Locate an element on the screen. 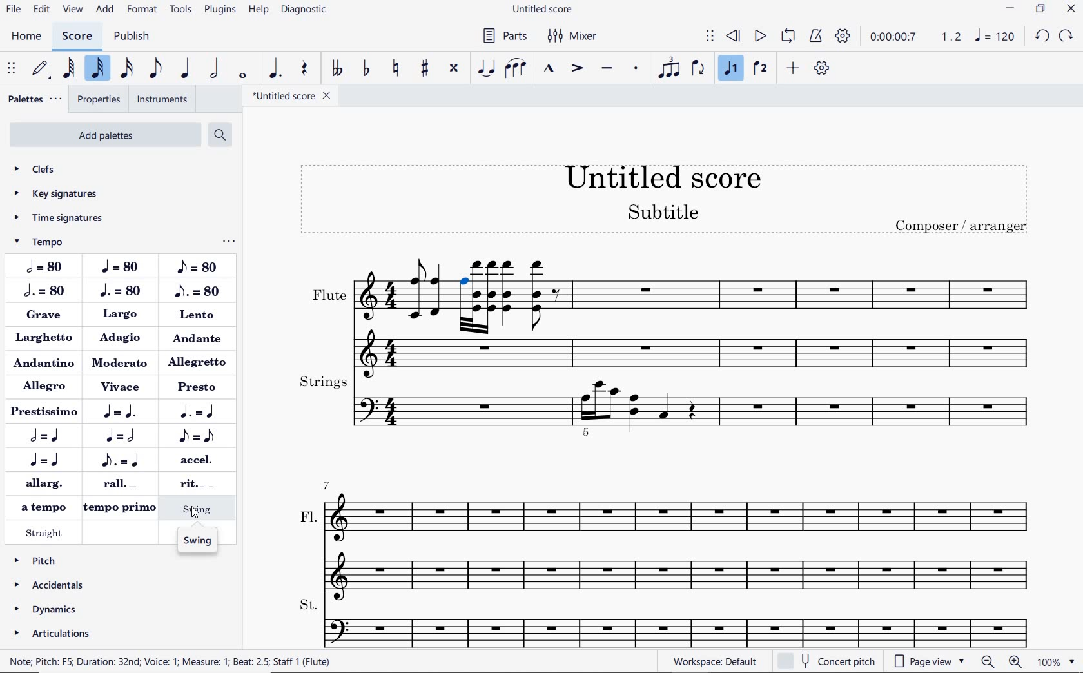 Image resolution: width=1083 pixels, height=673 pixels. flute is located at coordinates (464, 330).